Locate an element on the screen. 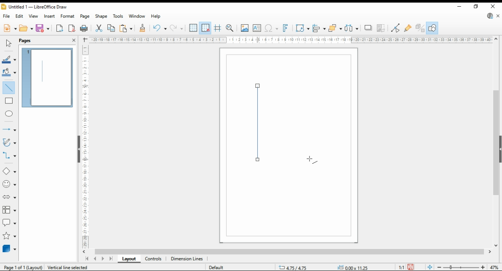 This screenshot has height=271, width=502. increase zoom is located at coordinates (484, 267).